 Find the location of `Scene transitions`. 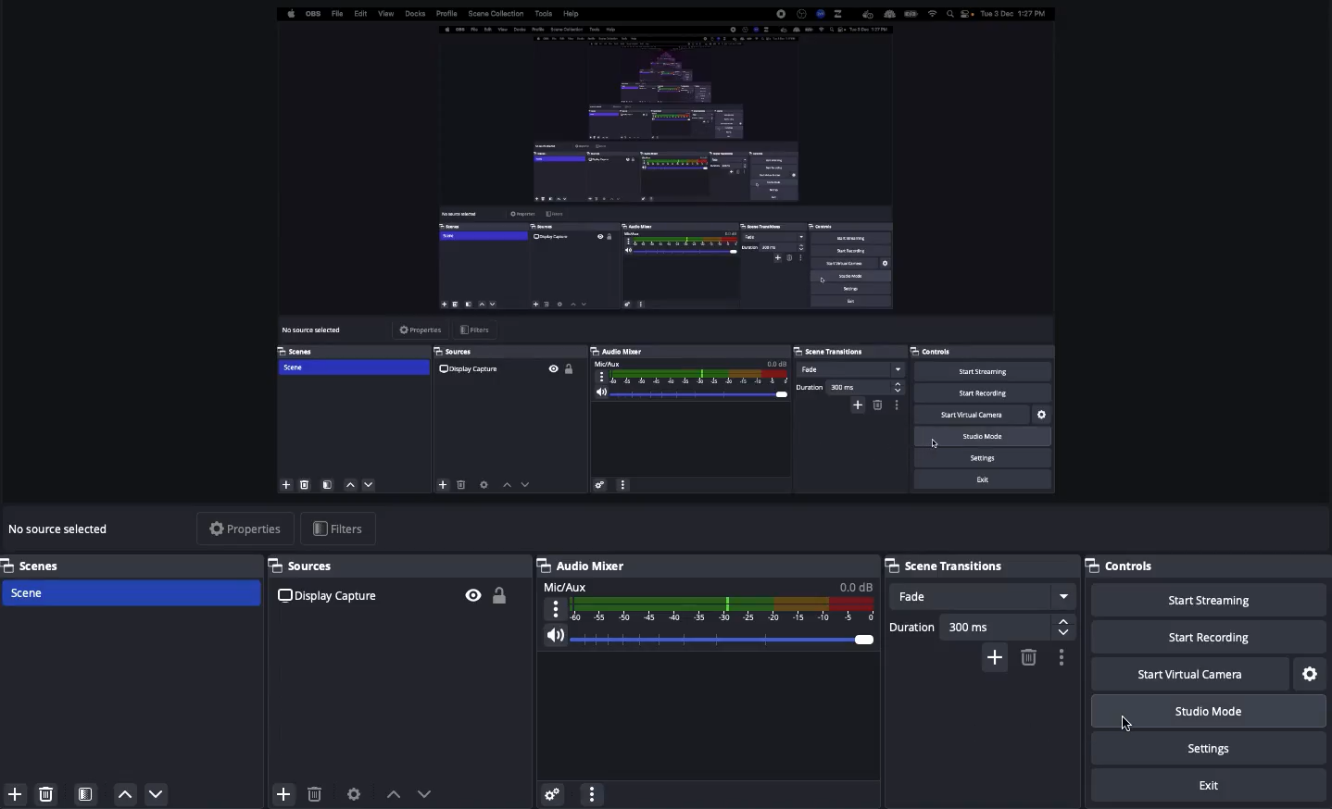

Scene transitions is located at coordinates (978, 566).